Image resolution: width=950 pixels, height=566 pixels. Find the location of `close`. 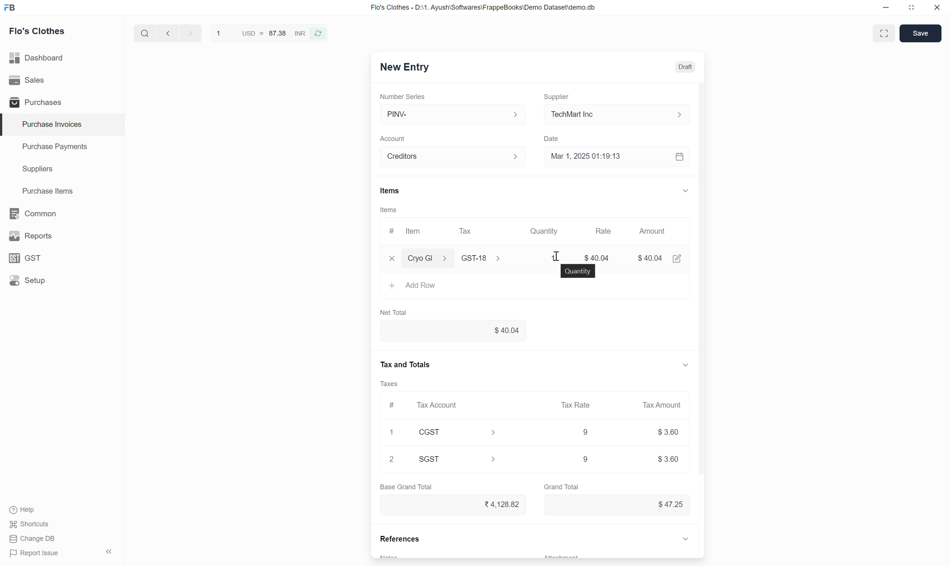

close is located at coordinates (937, 9).